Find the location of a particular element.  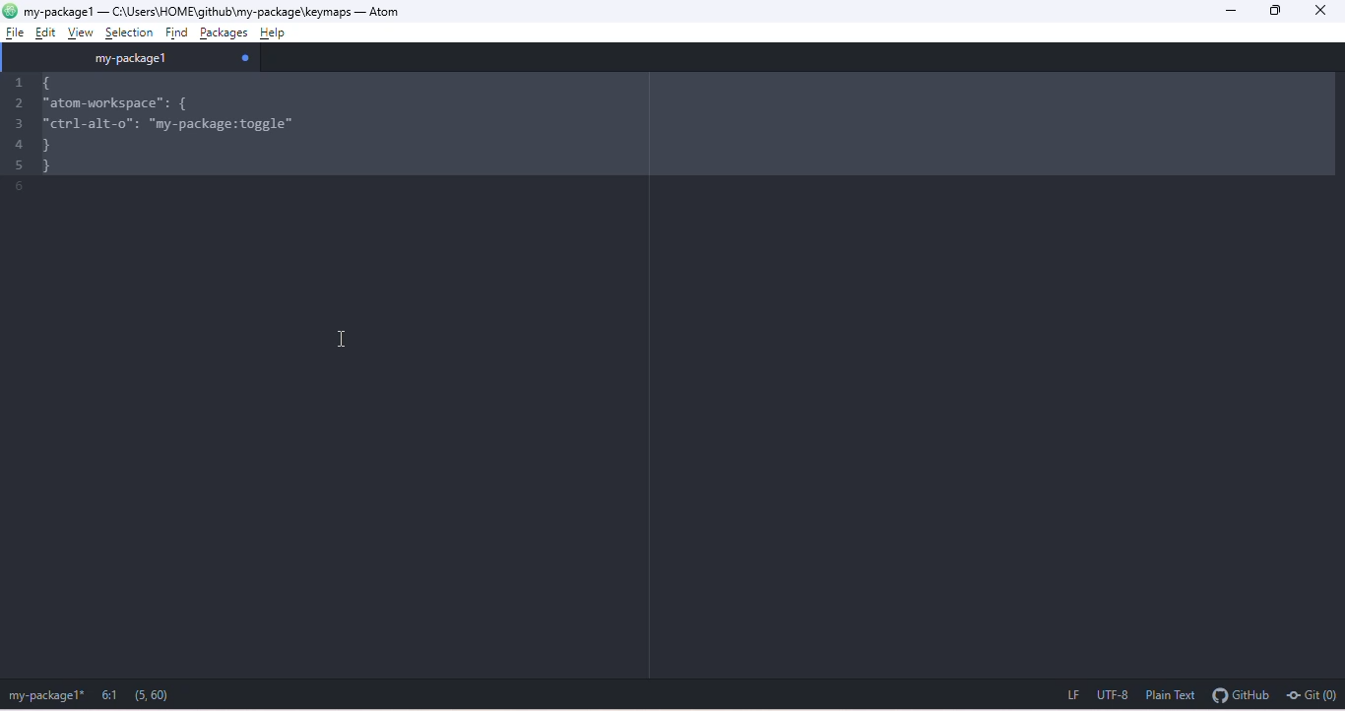

plain text is located at coordinates (1173, 696).